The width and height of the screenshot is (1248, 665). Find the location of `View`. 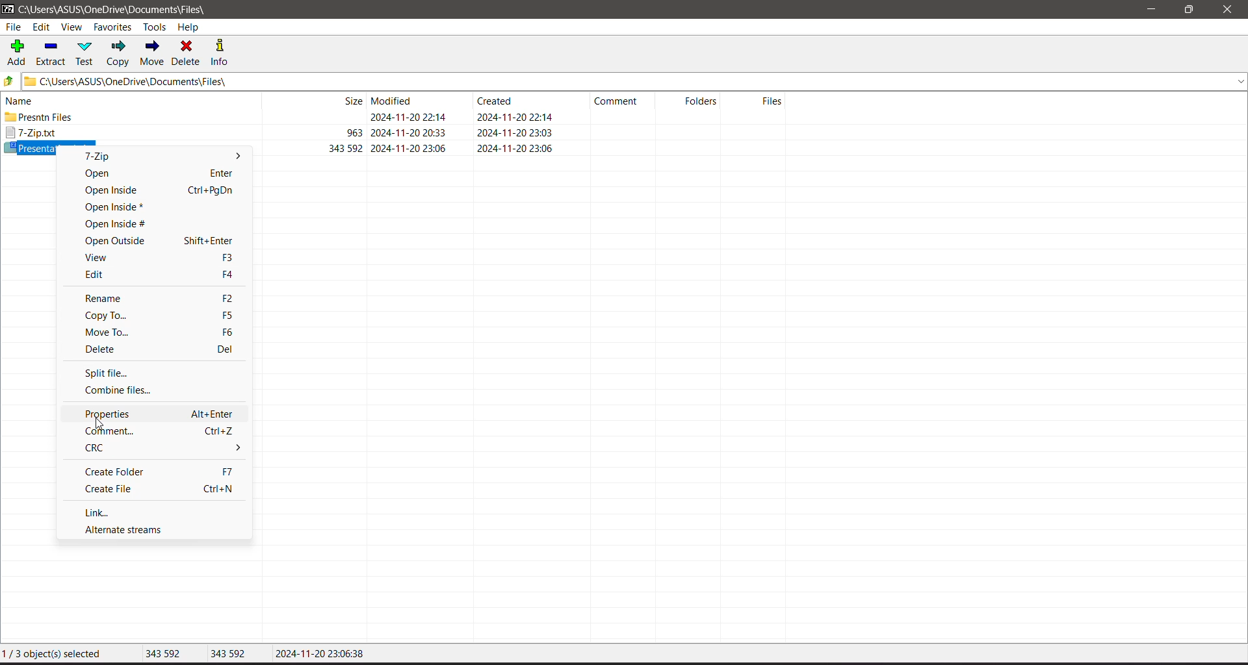

View is located at coordinates (157, 257).